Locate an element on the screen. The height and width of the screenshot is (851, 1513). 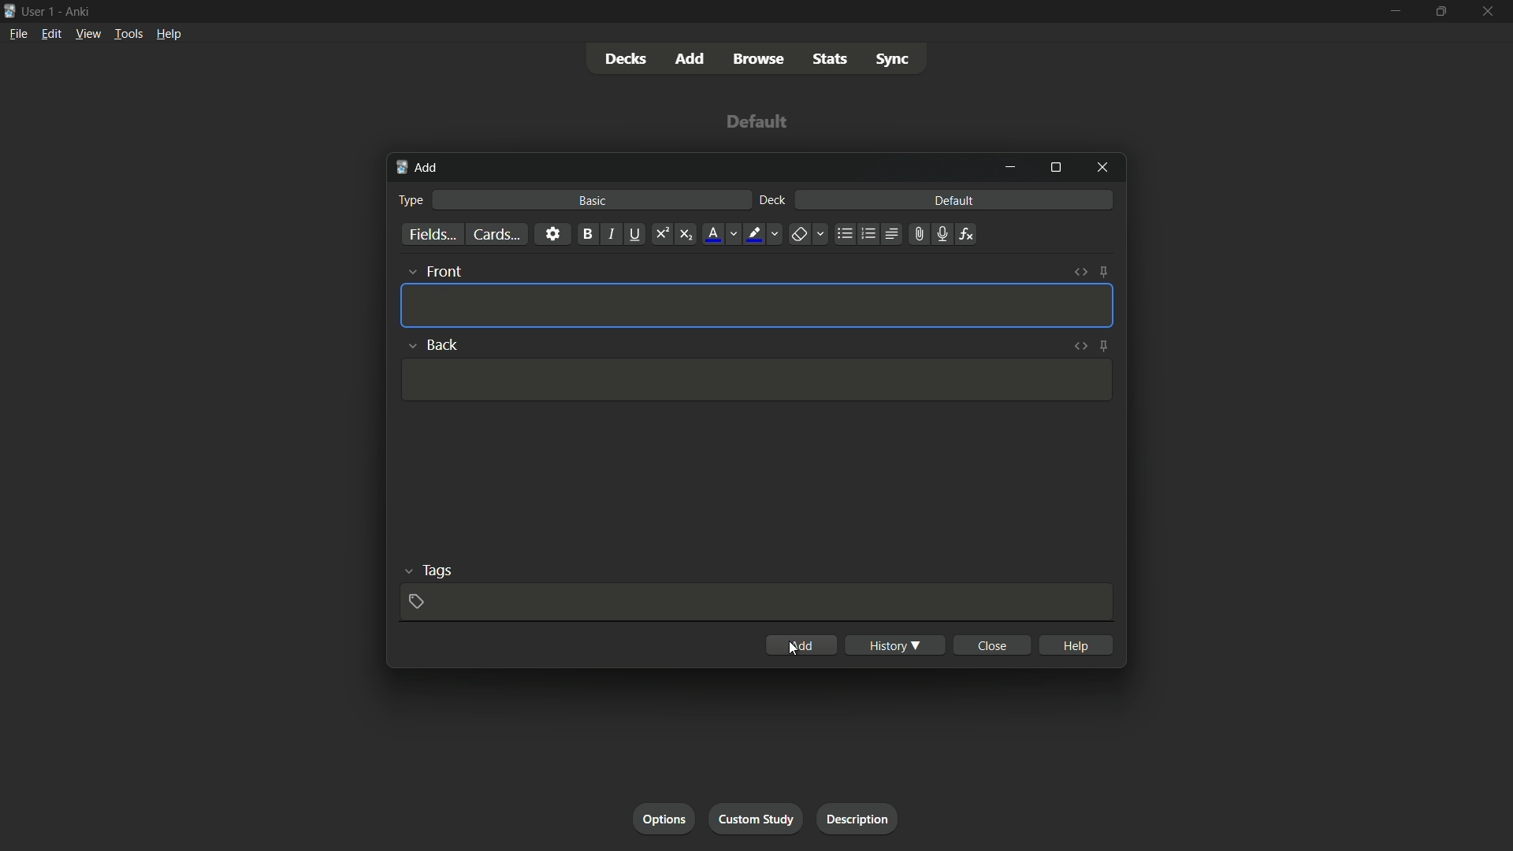
settings is located at coordinates (553, 234).